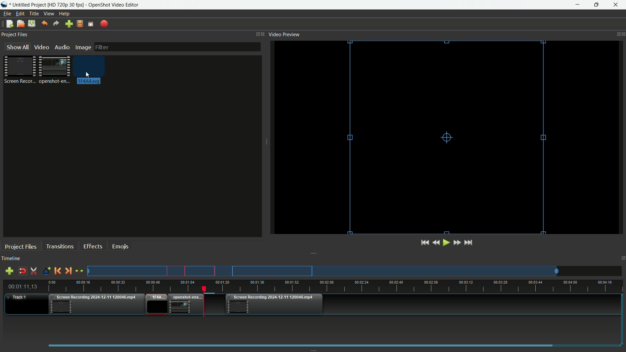 Image resolution: width=626 pixels, height=352 pixels. What do you see at coordinates (79, 24) in the screenshot?
I see `Profile` at bounding box center [79, 24].